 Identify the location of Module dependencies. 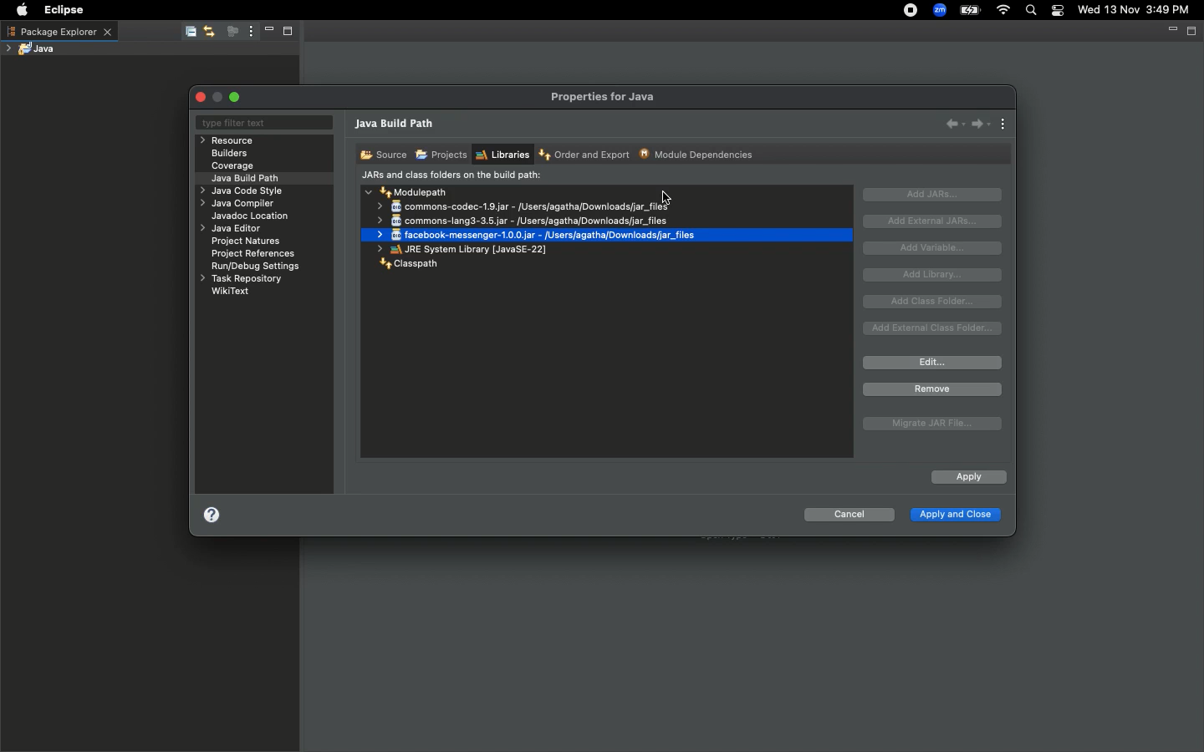
(697, 154).